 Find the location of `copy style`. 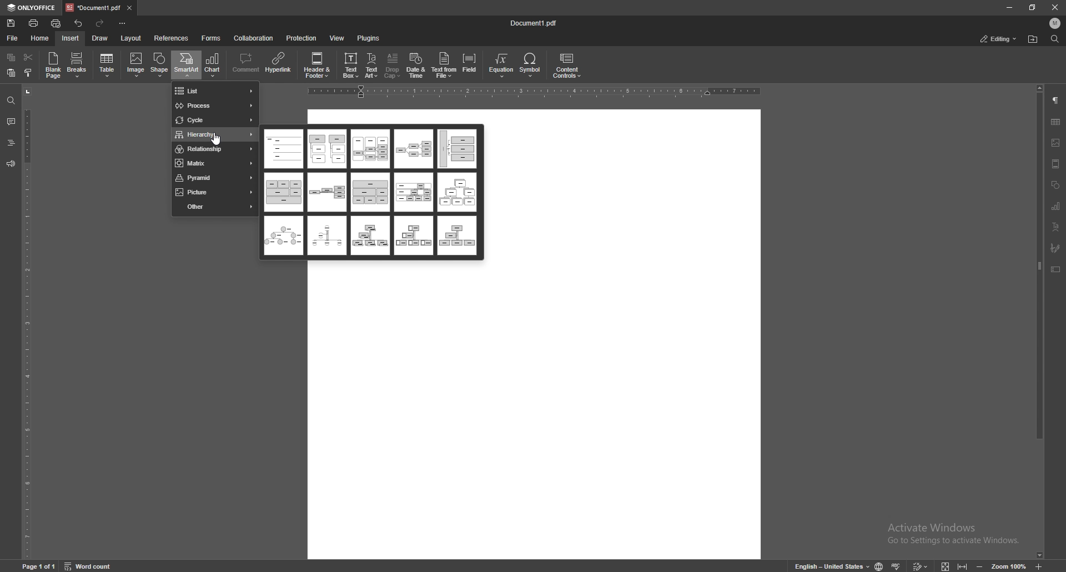

copy style is located at coordinates (29, 72).